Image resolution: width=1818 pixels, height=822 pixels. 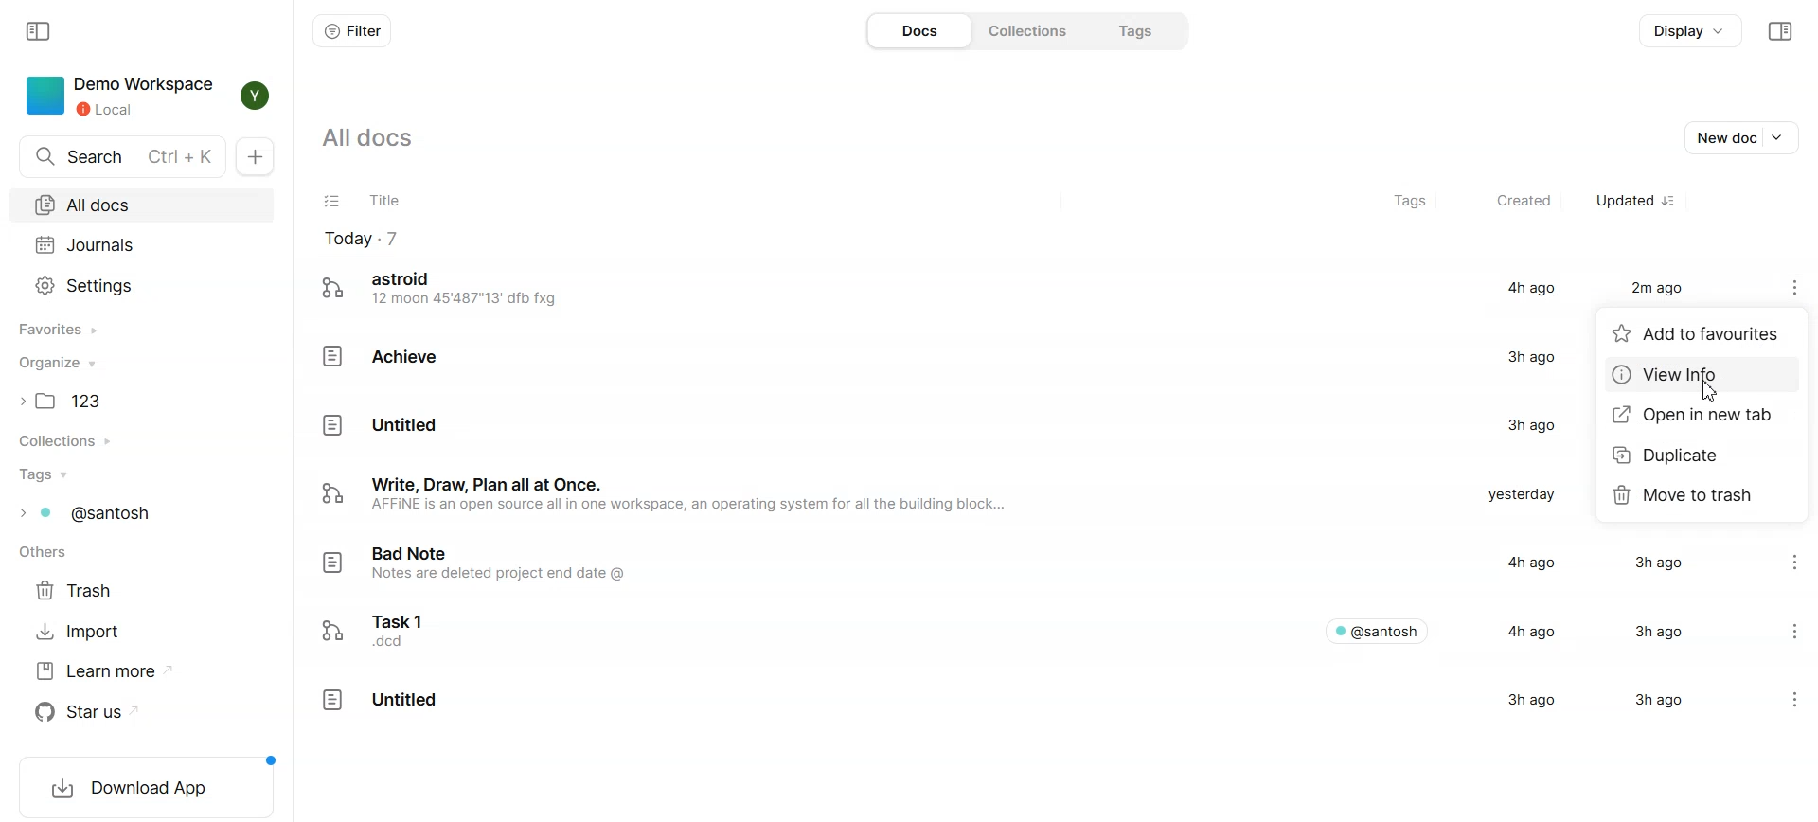 I want to click on Tags, so click(x=142, y=475).